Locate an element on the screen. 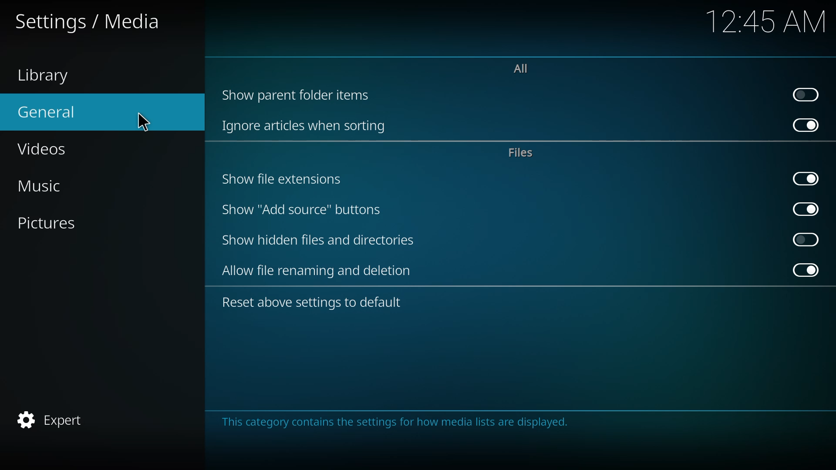 This screenshot has width=836, height=470. all is located at coordinates (526, 68).